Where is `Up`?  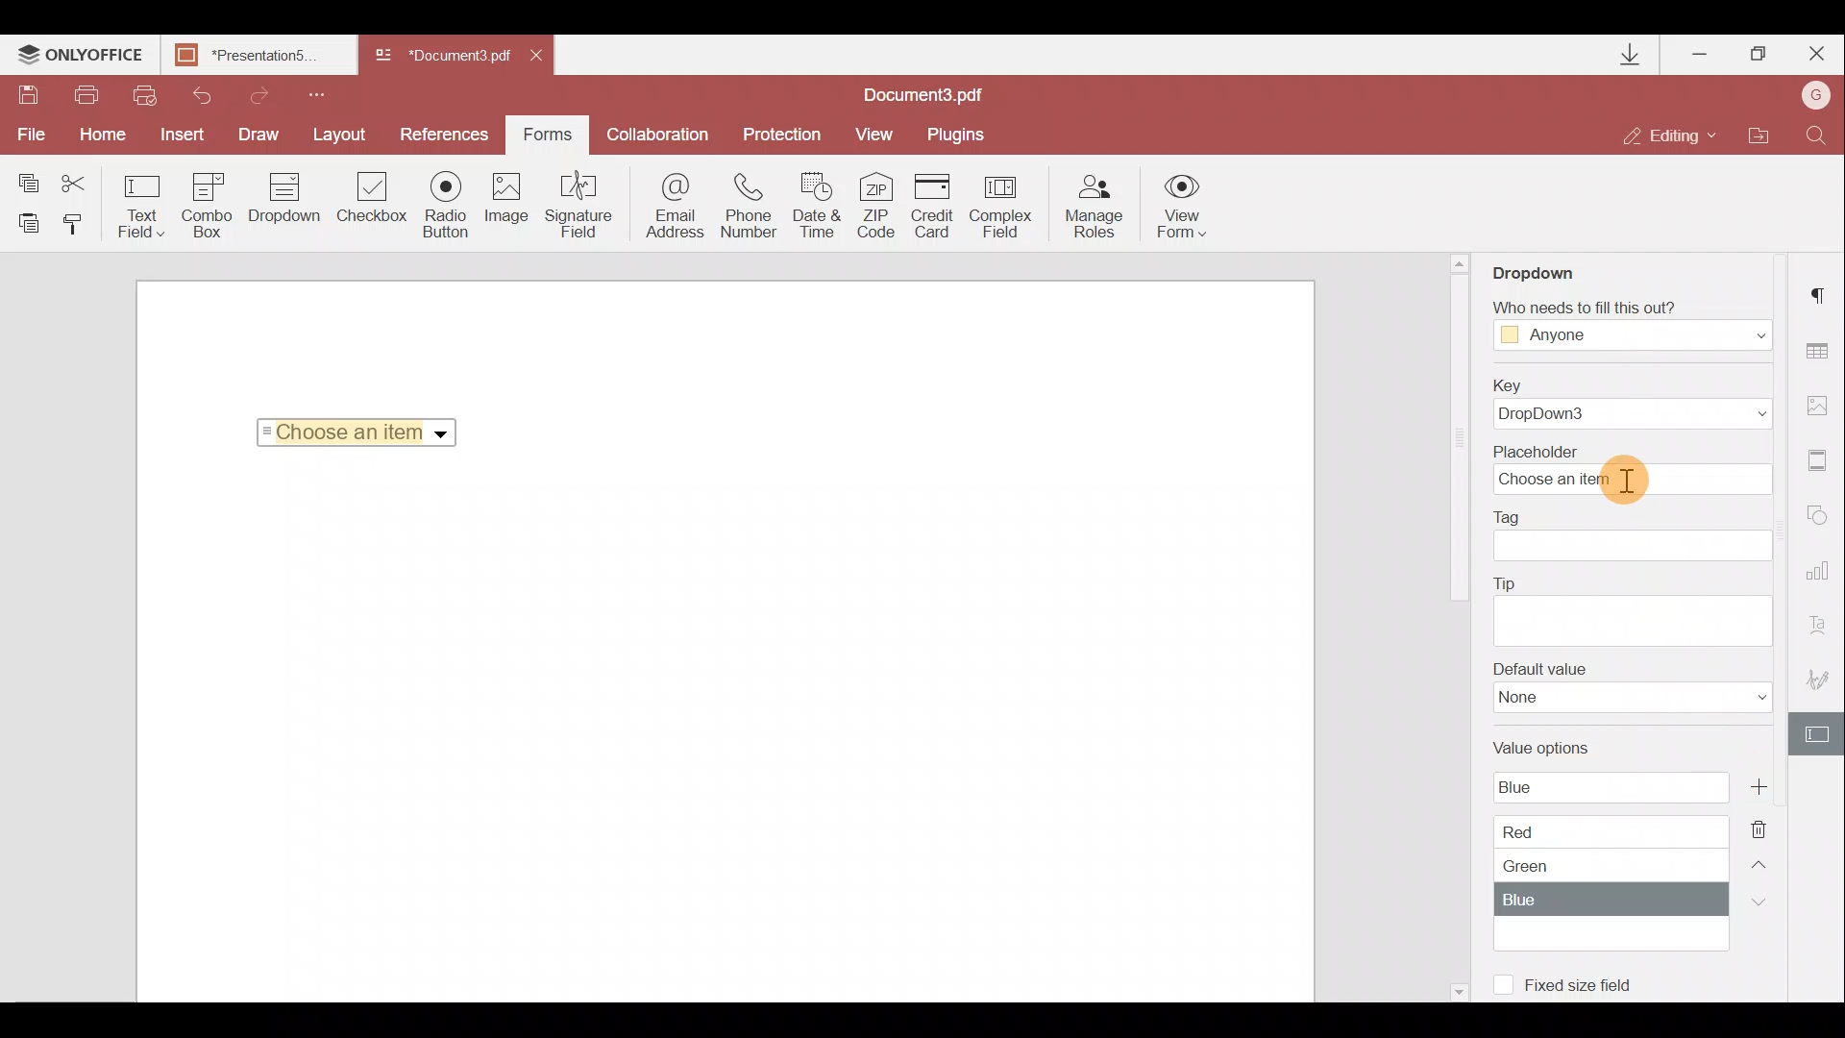 Up is located at coordinates (1762, 861).